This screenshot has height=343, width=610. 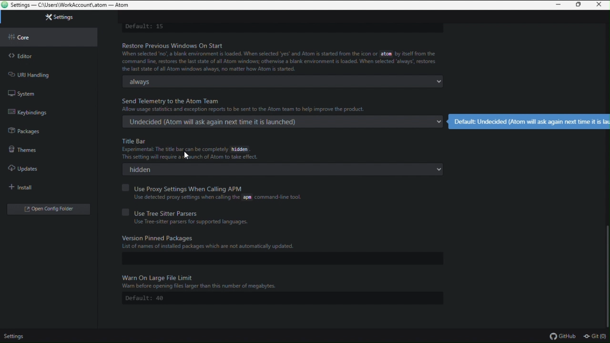 I want to click on hidden , so click(x=283, y=170).